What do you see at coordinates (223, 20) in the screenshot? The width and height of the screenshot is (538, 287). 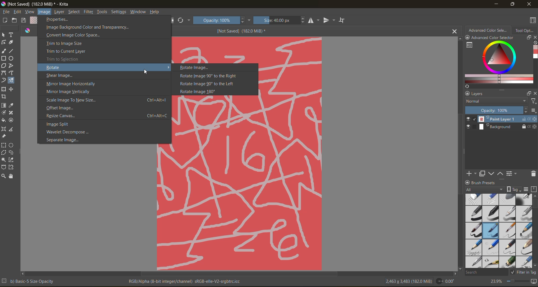 I see `opacity` at bounding box center [223, 20].